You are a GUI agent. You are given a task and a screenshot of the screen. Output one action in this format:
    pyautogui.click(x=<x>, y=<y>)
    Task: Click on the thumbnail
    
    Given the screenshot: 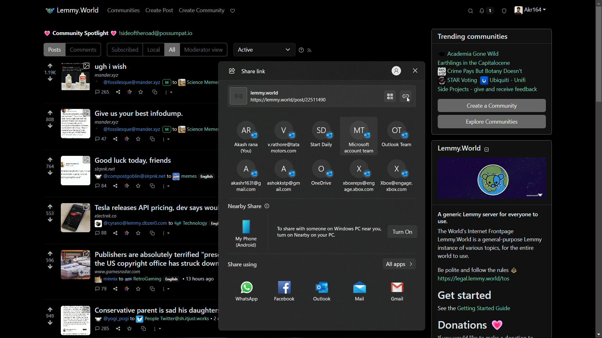 What is the action you would take?
    pyautogui.click(x=75, y=76)
    